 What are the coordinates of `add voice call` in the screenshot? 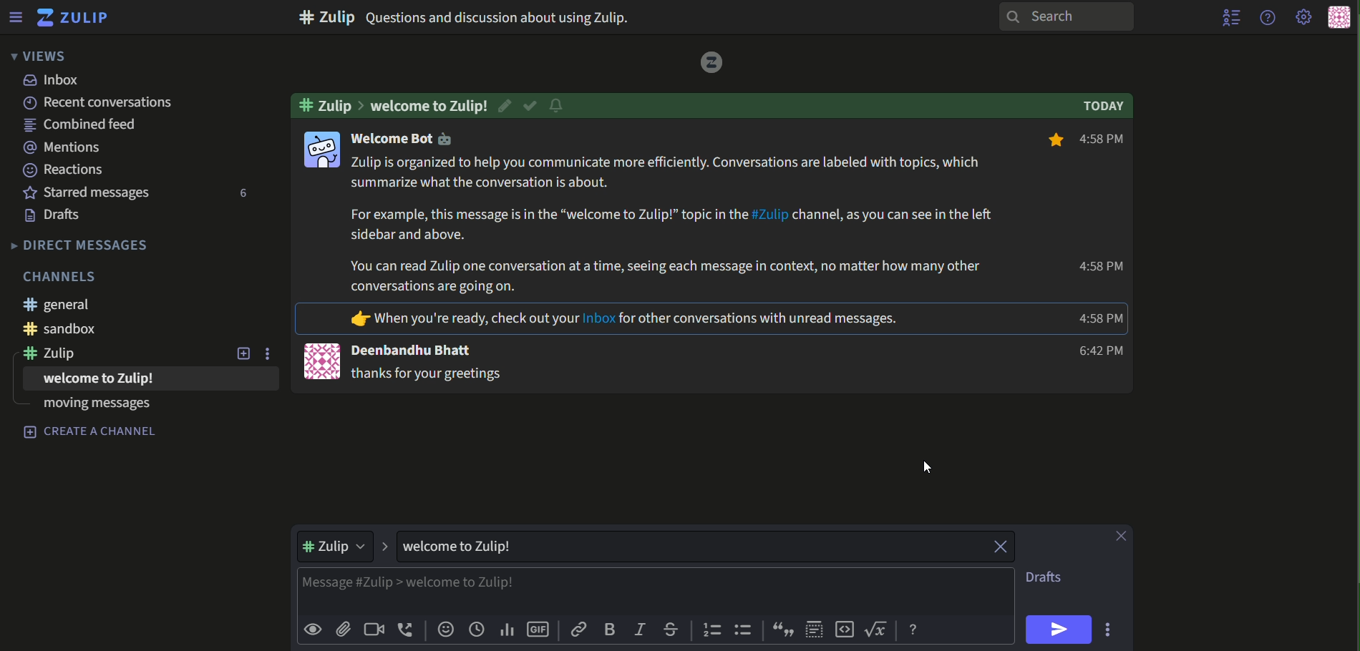 It's located at (407, 630).